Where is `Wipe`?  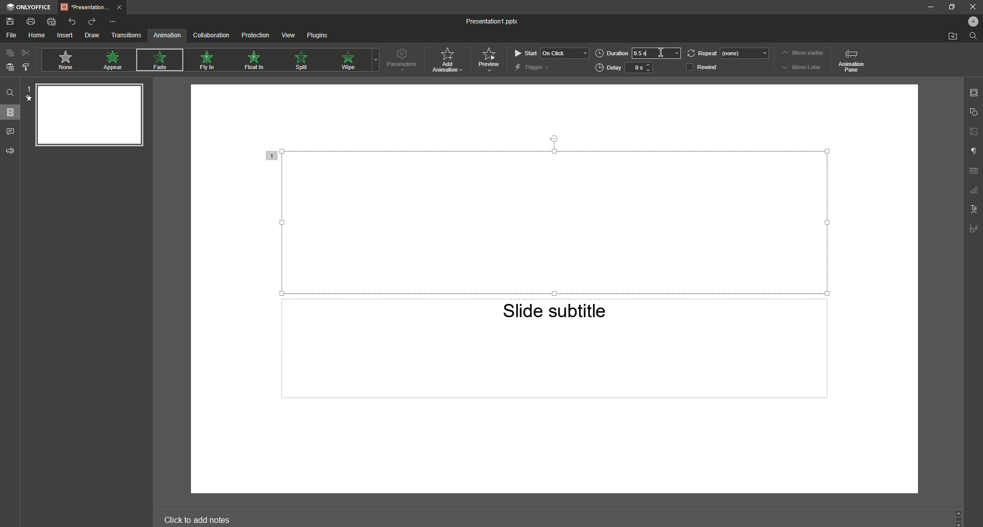 Wipe is located at coordinates (348, 60).